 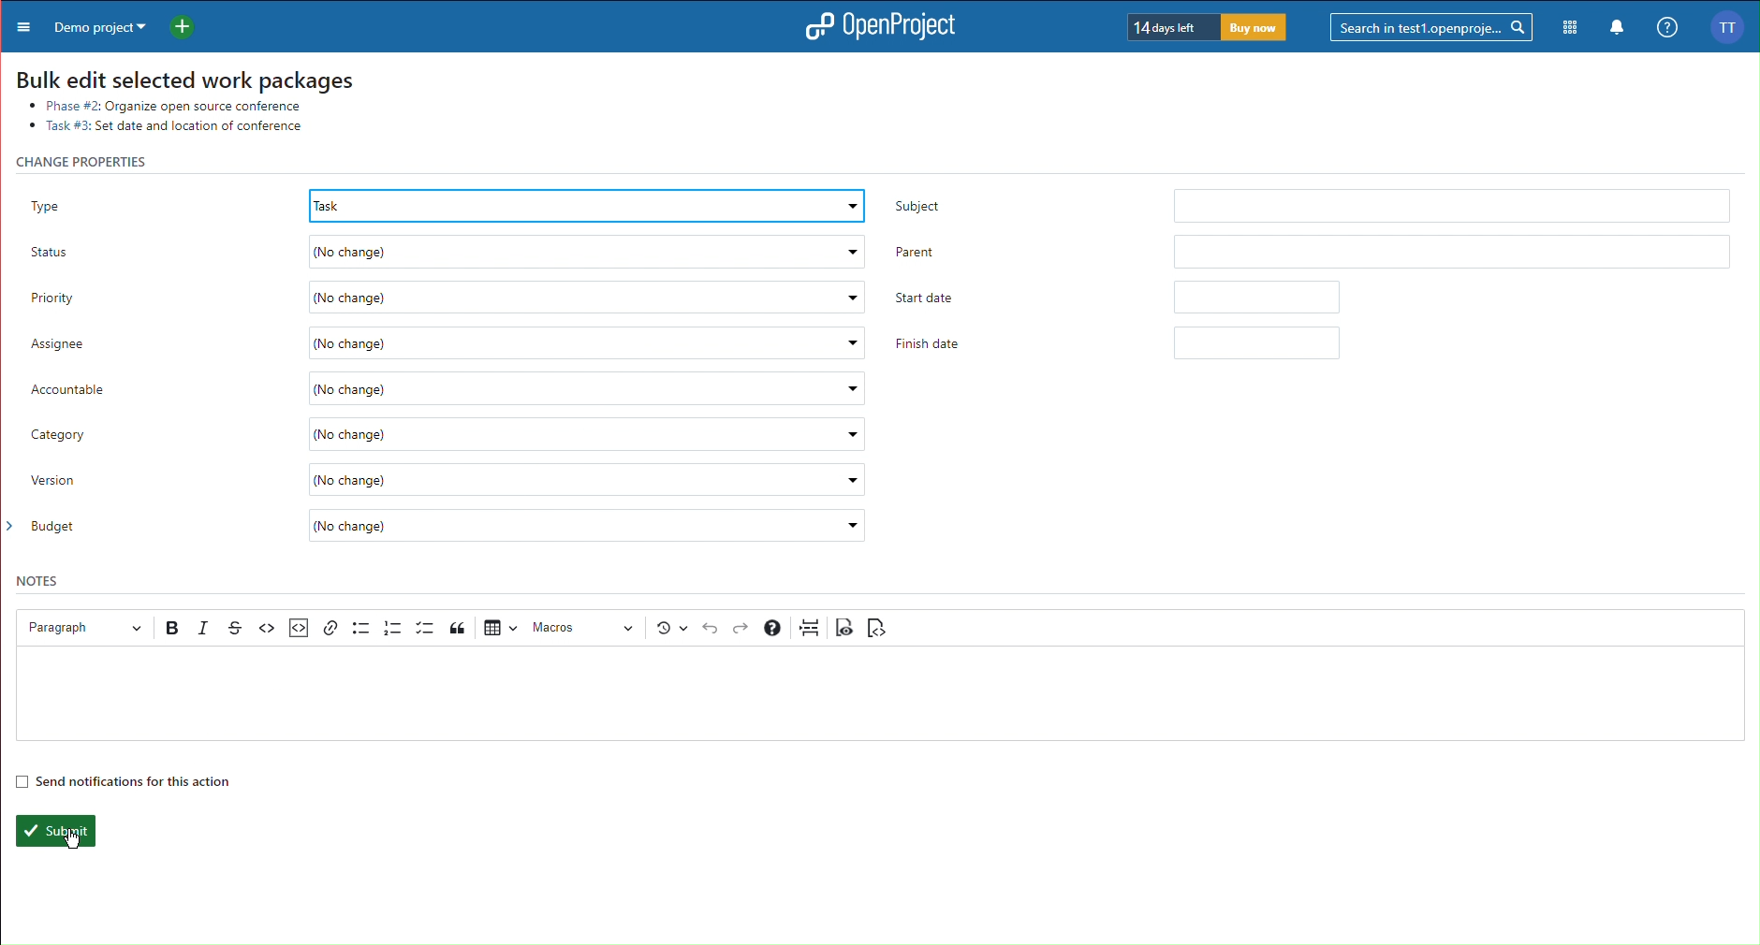 I want to click on Attachment Settings, so click(x=297, y=629).